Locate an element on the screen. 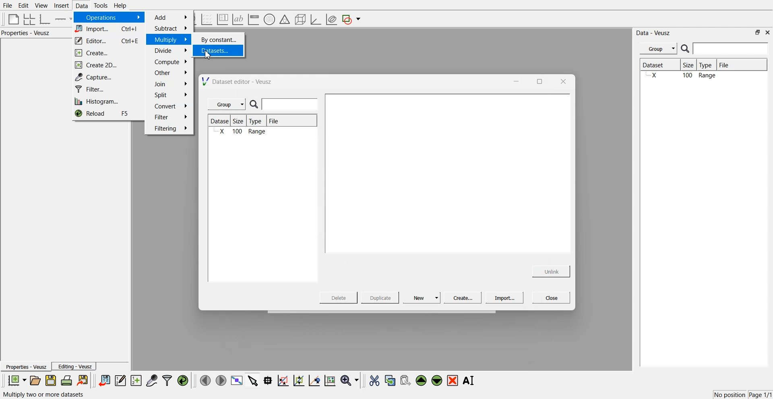  Add is located at coordinates (172, 17).